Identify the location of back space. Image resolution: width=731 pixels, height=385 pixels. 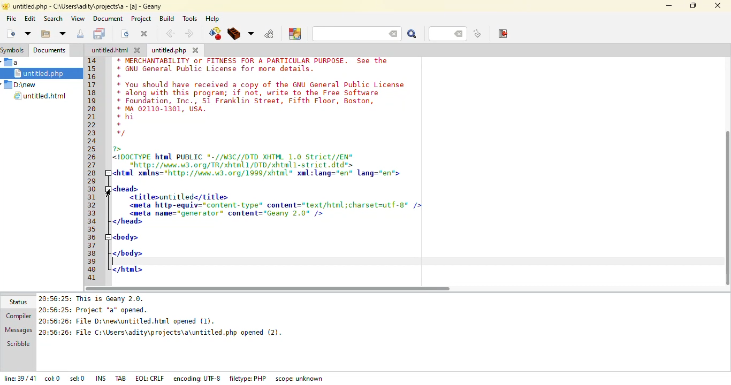
(459, 34).